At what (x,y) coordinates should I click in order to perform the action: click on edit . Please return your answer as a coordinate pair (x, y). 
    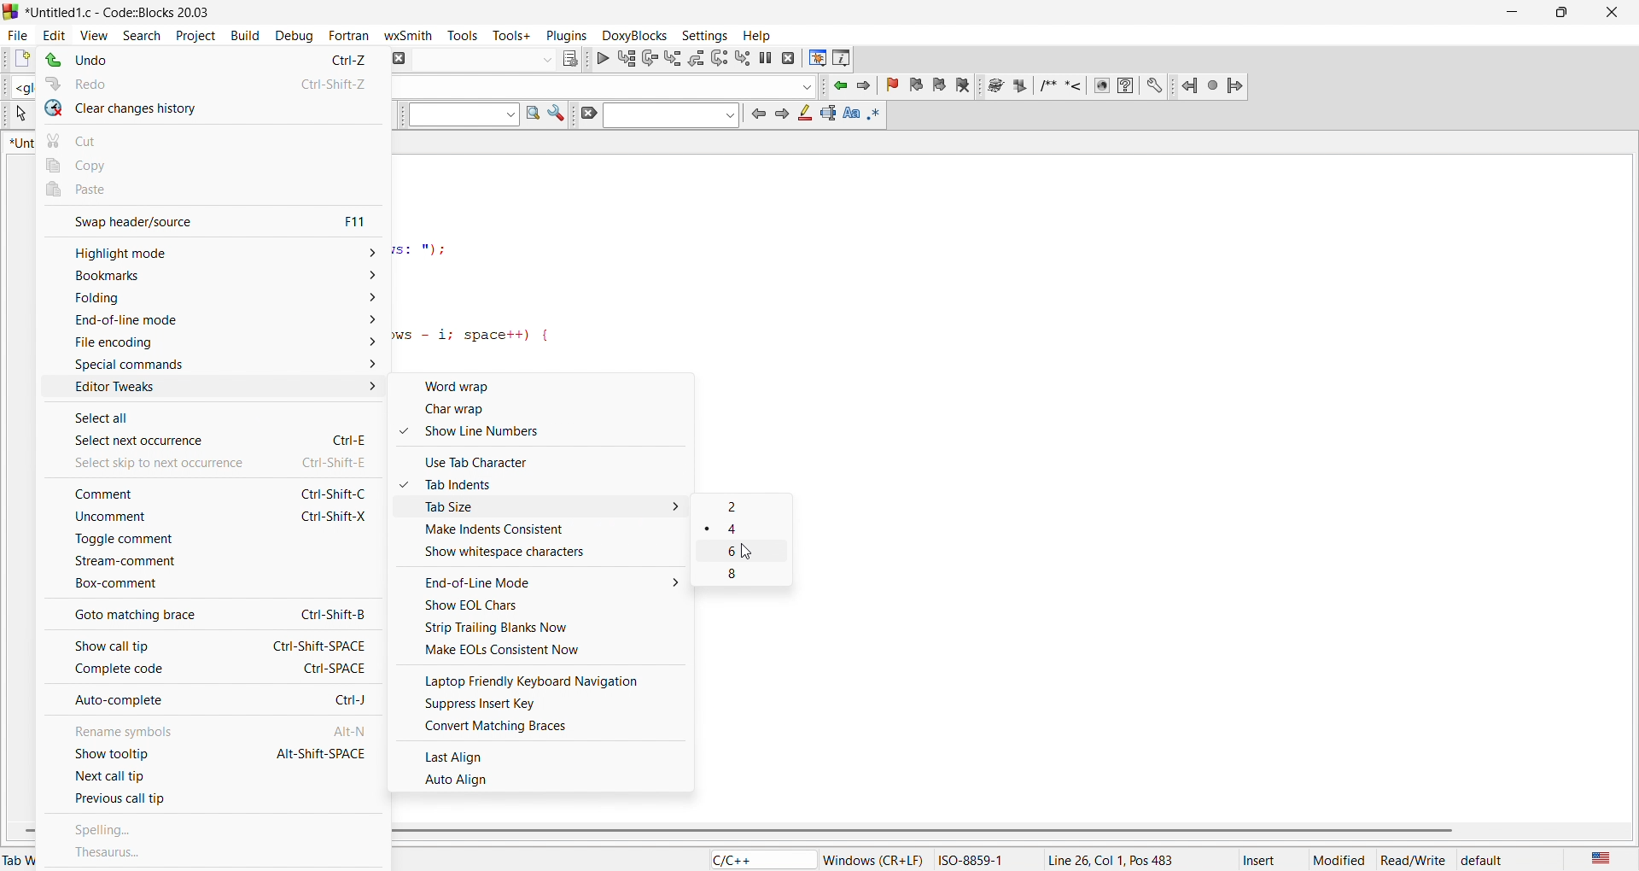
    Looking at the image, I should click on (59, 31).